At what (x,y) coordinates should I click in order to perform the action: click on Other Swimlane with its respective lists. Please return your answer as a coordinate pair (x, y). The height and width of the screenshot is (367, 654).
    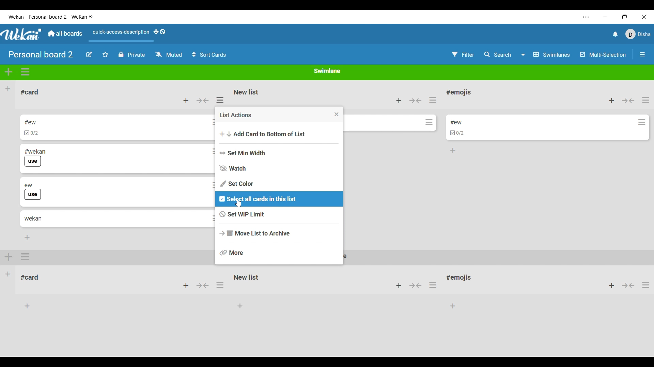
    Looking at the image, I should click on (106, 281).